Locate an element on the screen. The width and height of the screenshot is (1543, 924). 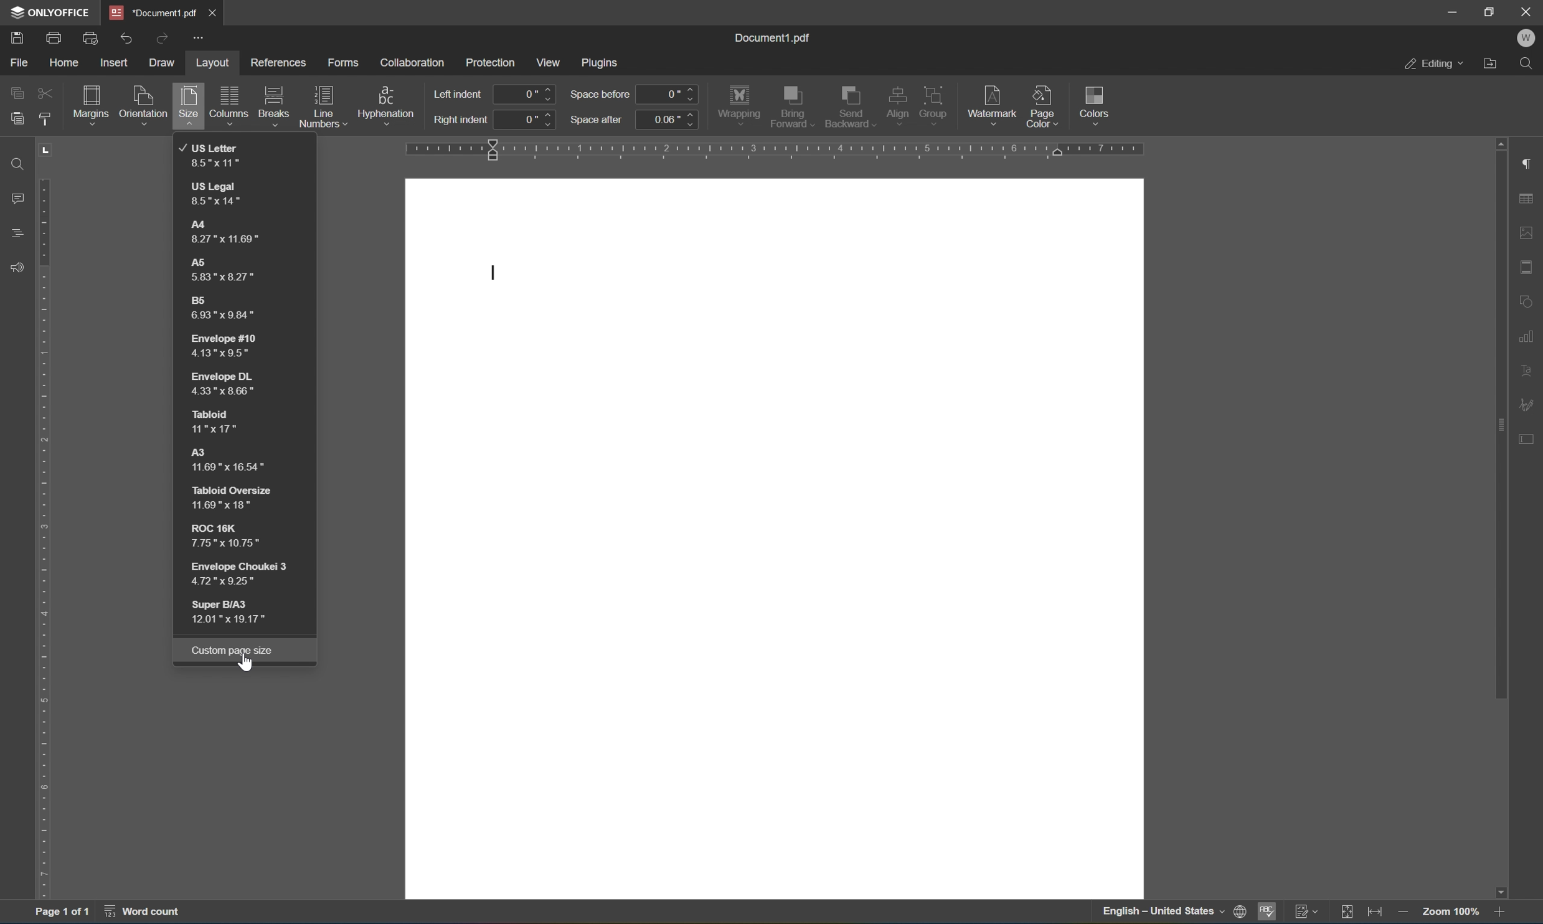
close is located at coordinates (217, 11).